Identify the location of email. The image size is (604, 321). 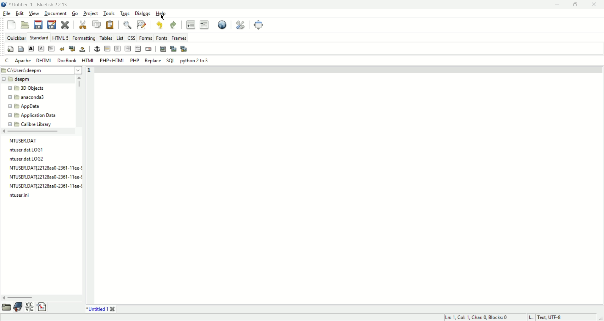
(148, 49).